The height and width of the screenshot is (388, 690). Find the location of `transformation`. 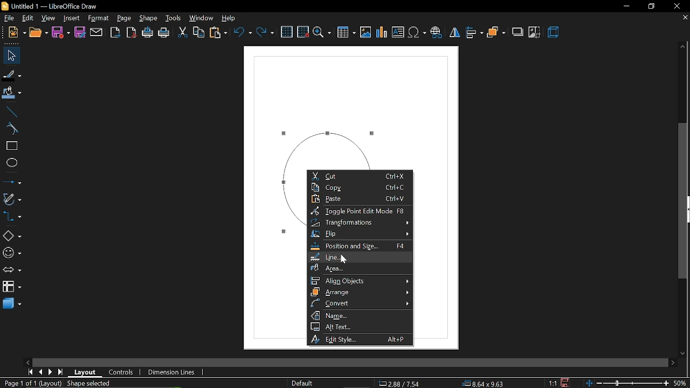

transformation is located at coordinates (360, 223).